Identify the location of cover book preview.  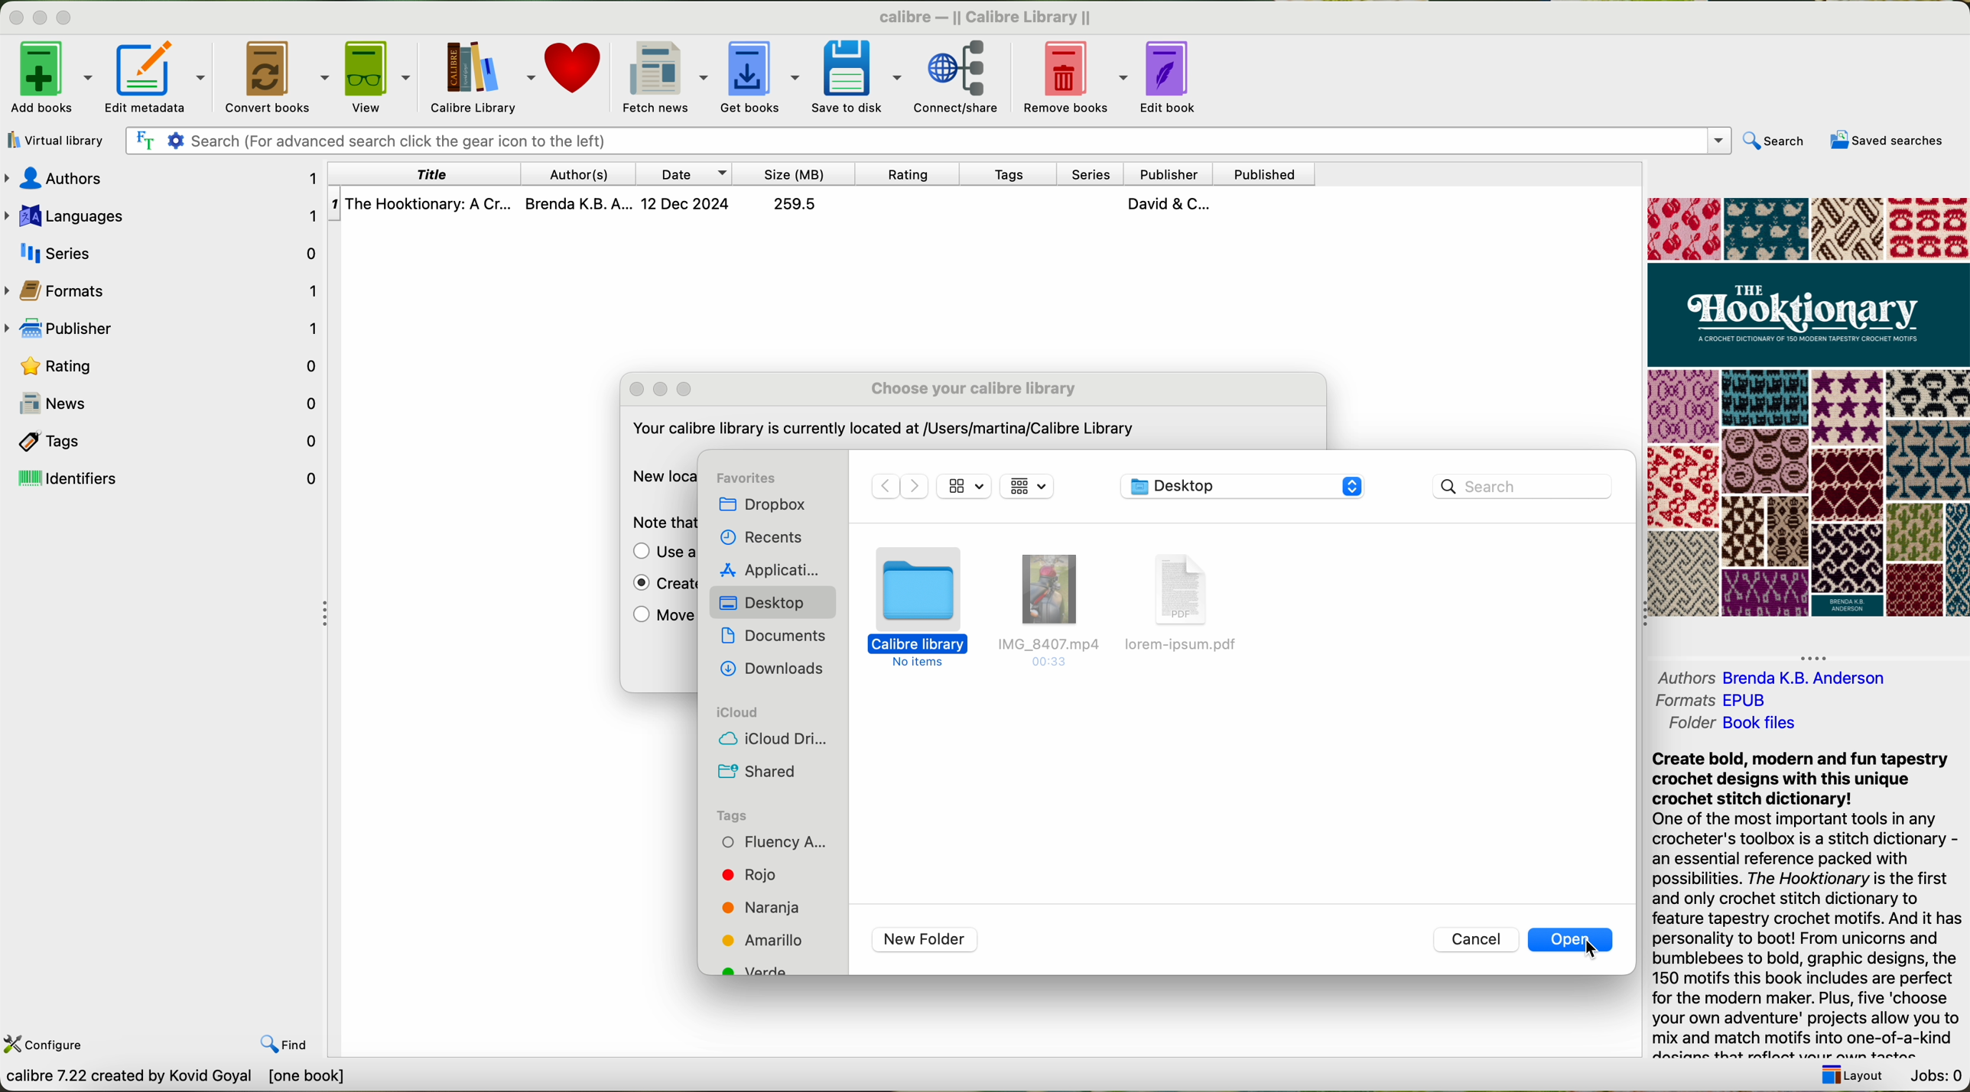
(1805, 408).